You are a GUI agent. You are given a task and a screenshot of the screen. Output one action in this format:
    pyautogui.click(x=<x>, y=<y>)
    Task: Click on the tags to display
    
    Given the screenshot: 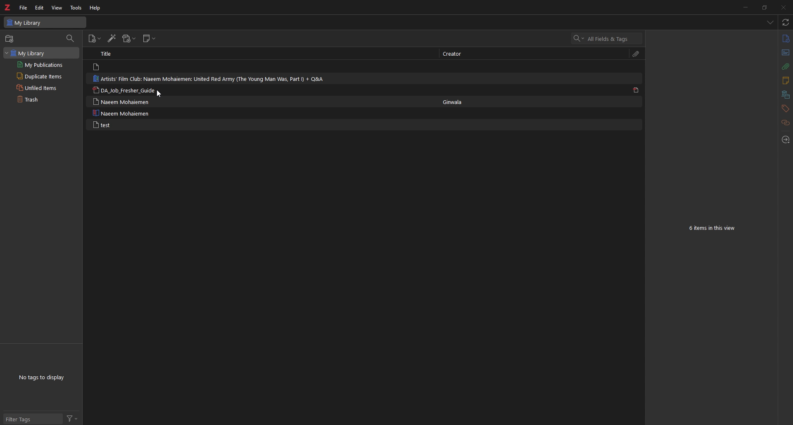 What is the action you would take?
    pyautogui.click(x=44, y=378)
    